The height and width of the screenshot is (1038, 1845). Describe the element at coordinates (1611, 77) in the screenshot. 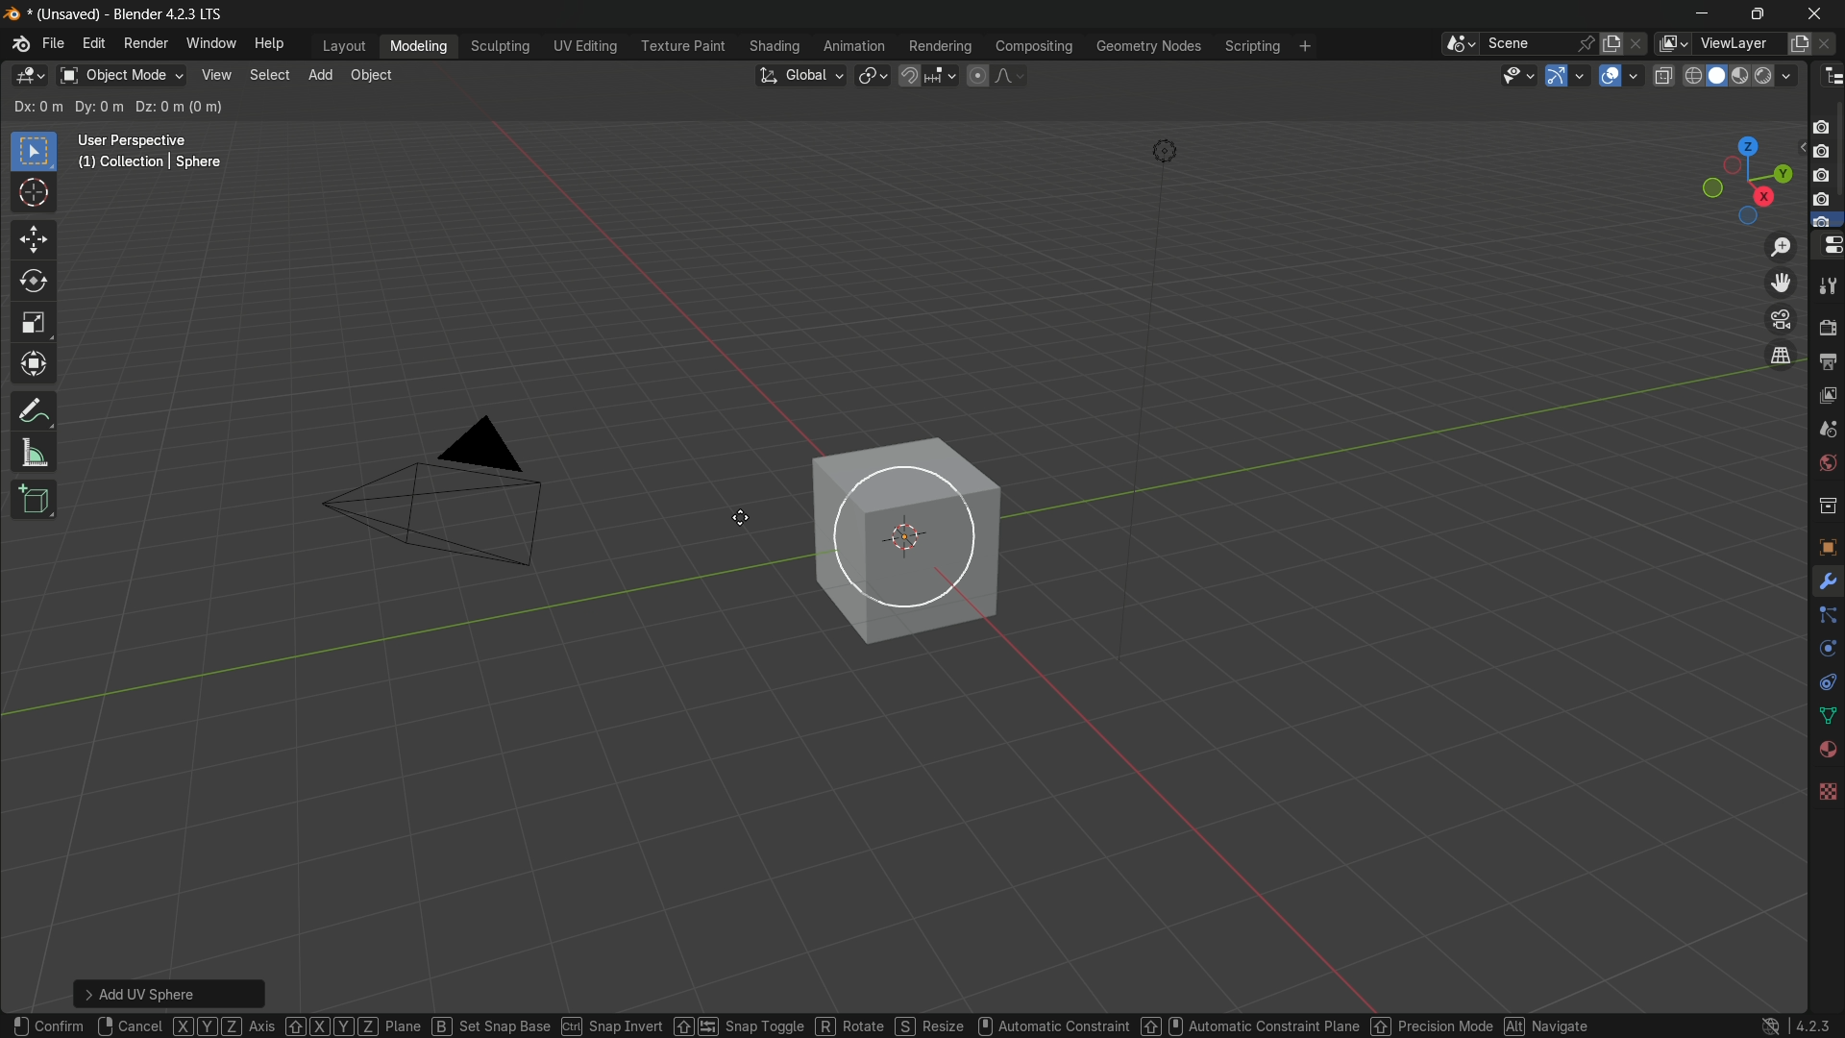

I see `show overlay` at that location.